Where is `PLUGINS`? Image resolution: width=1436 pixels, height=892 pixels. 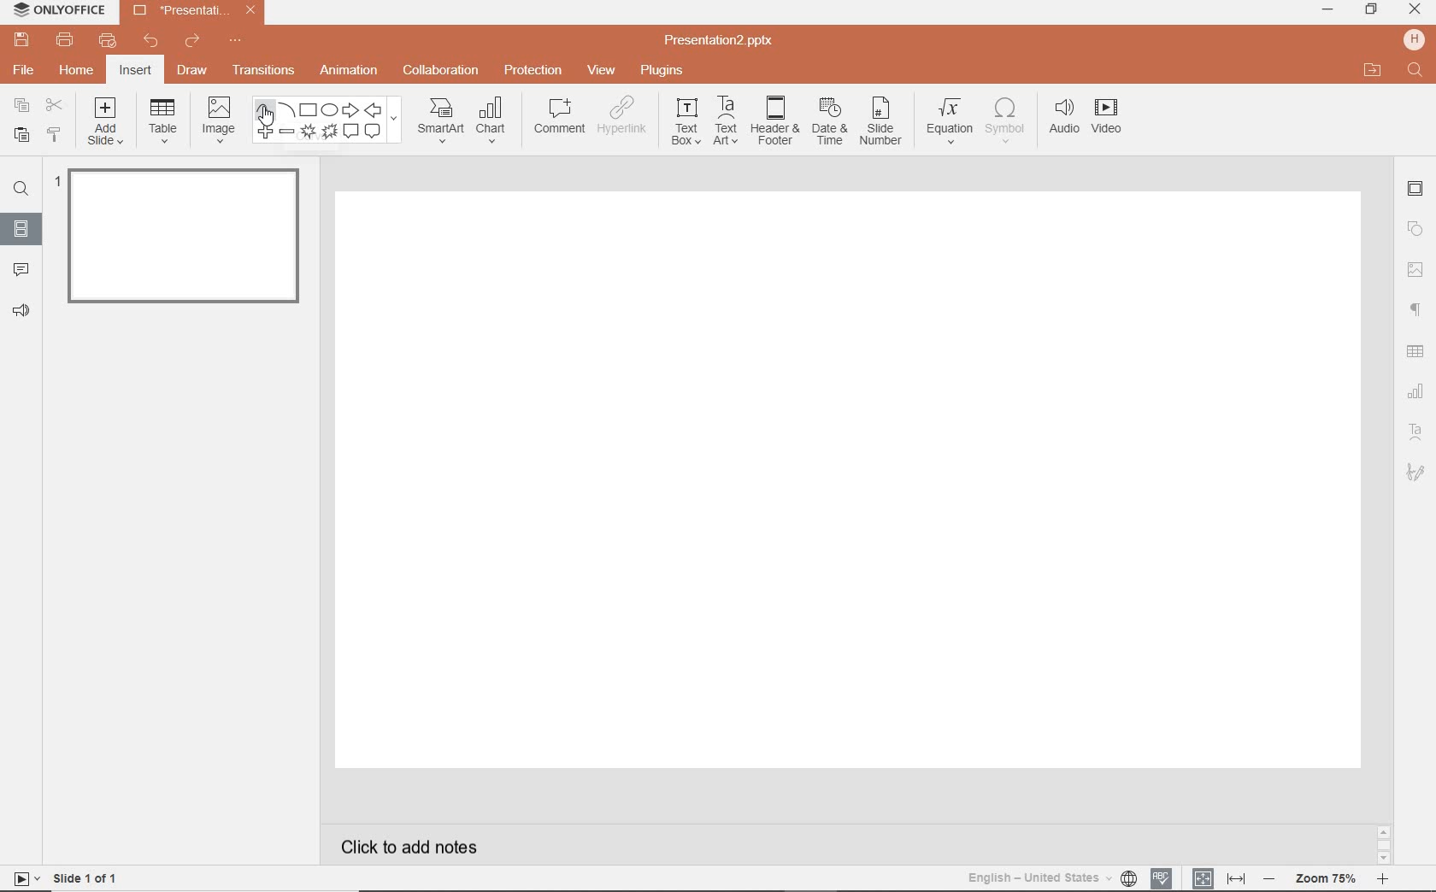 PLUGINS is located at coordinates (662, 71).